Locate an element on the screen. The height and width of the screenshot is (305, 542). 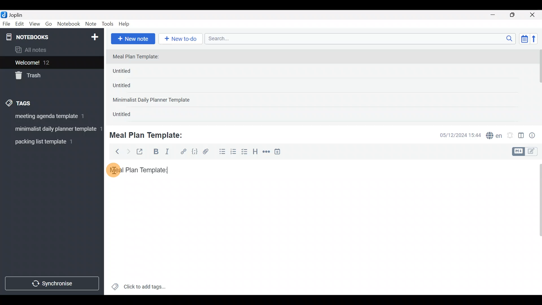
Tools is located at coordinates (108, 24).